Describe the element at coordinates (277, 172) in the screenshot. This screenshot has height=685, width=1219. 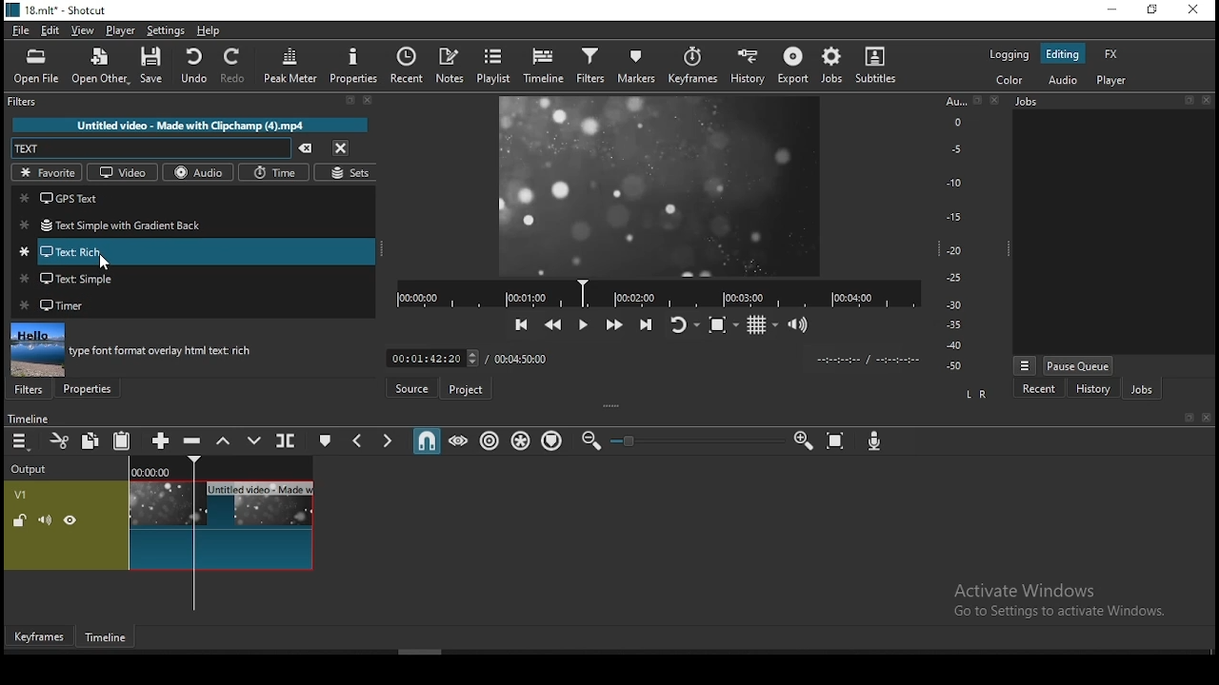
I see `time` at that location.